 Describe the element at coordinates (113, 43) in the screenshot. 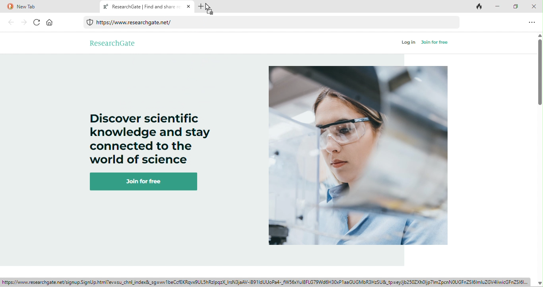

I see `research gate` at that location.